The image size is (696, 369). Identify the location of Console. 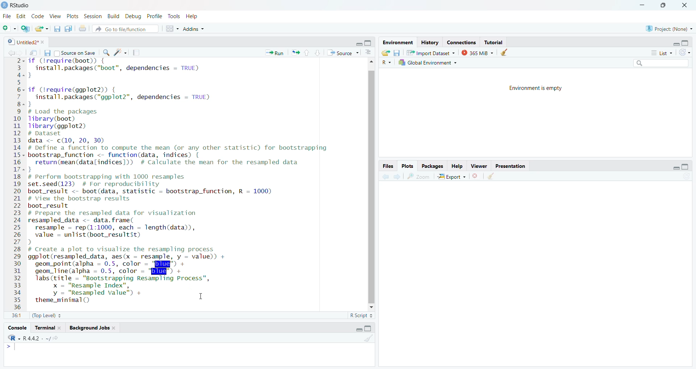
(17, 328).